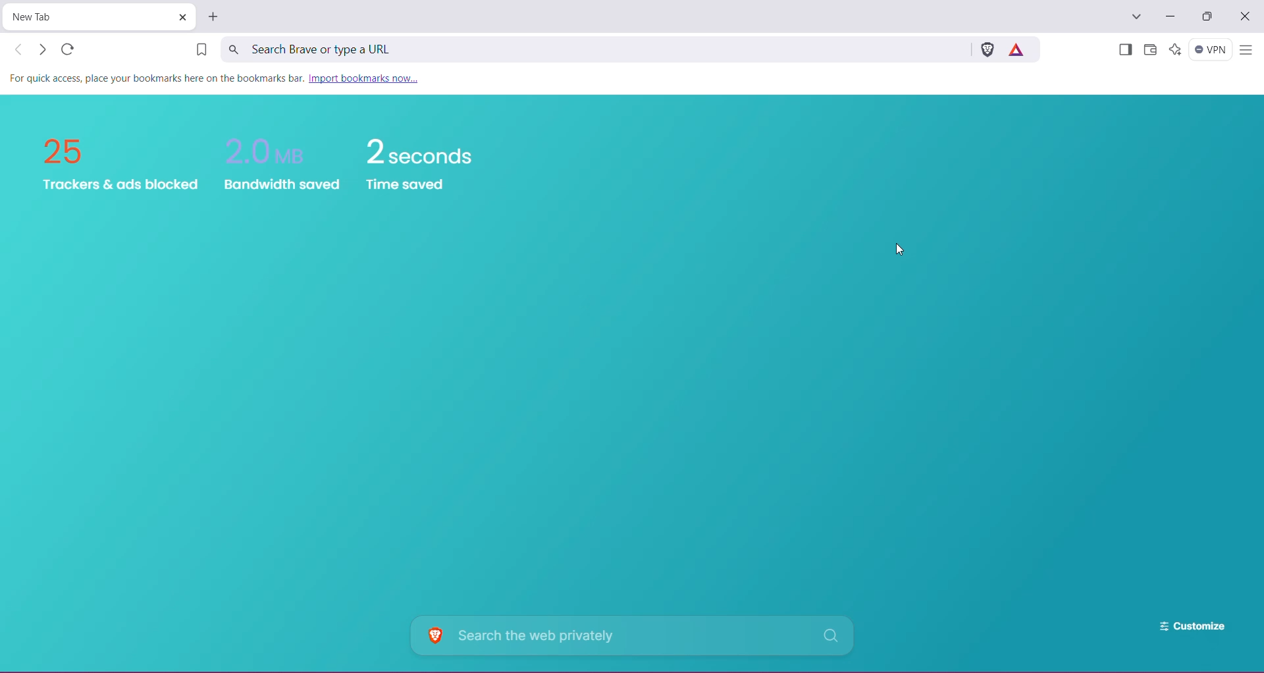 This screenshot has height=673, width=1264. I want to click on Brave Shields, so click(987, 49).